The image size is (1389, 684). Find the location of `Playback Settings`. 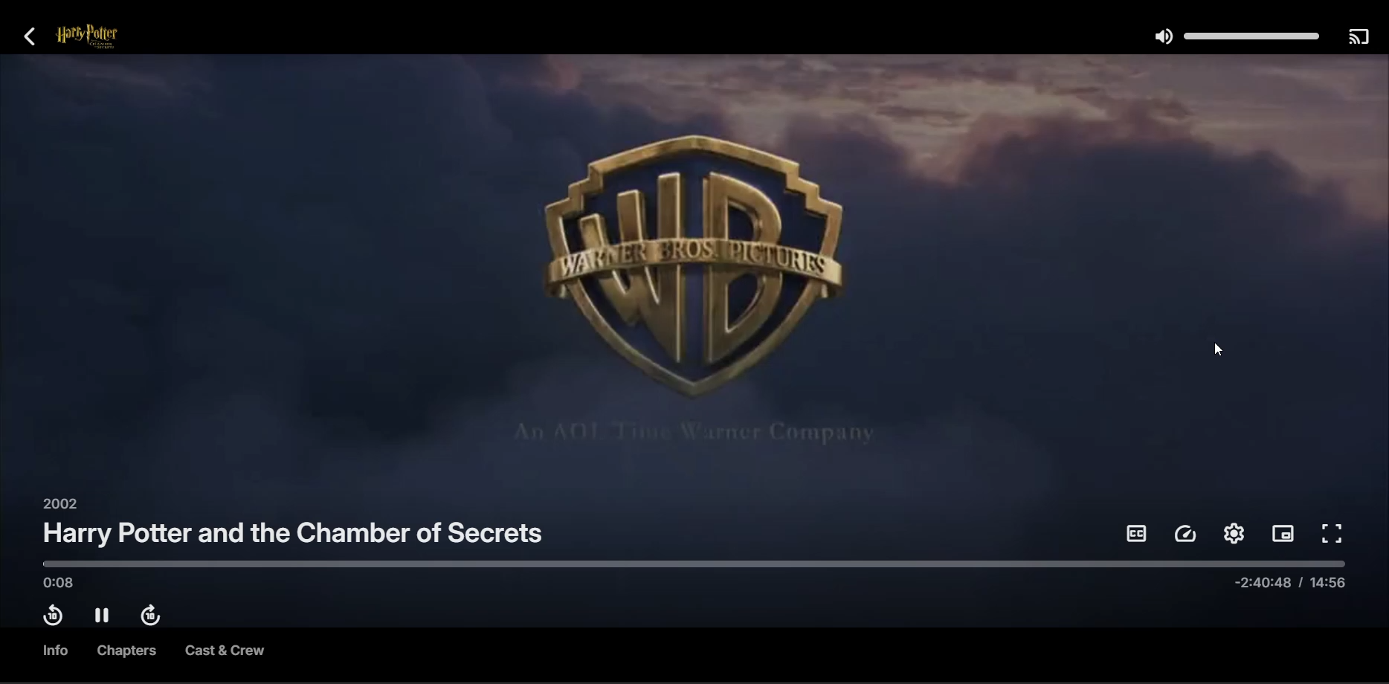

Playback Settings is located at coordinates (1187, 535).